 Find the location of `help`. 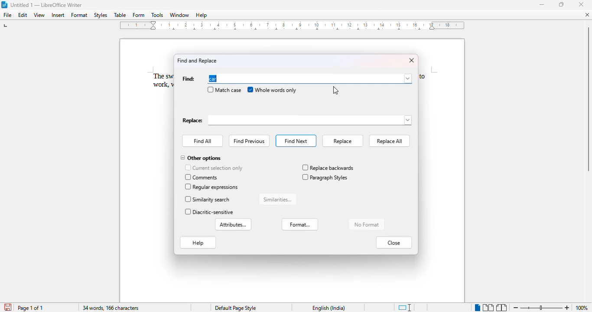

help is located at coordinates (201, 15).